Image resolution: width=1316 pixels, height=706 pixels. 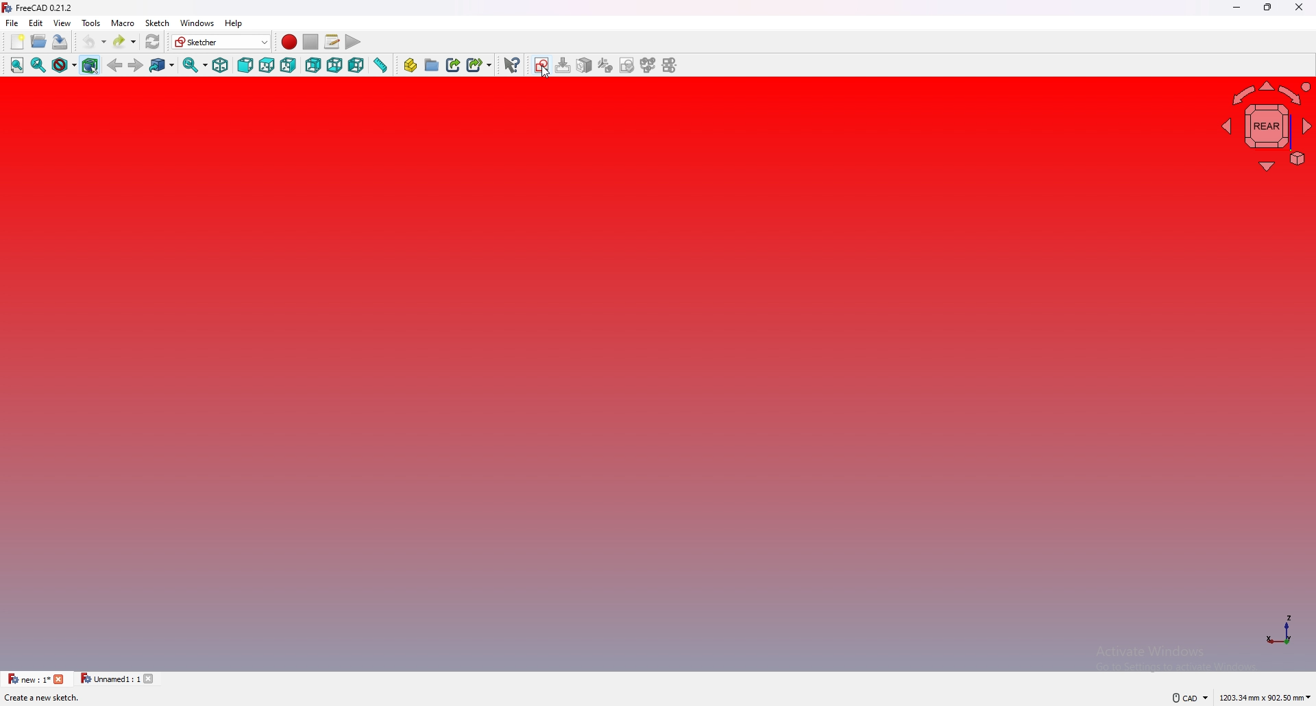 What do you see at coordinates (313, 65) in the screenshot?
I see `back` at bounding box center [313, 65].